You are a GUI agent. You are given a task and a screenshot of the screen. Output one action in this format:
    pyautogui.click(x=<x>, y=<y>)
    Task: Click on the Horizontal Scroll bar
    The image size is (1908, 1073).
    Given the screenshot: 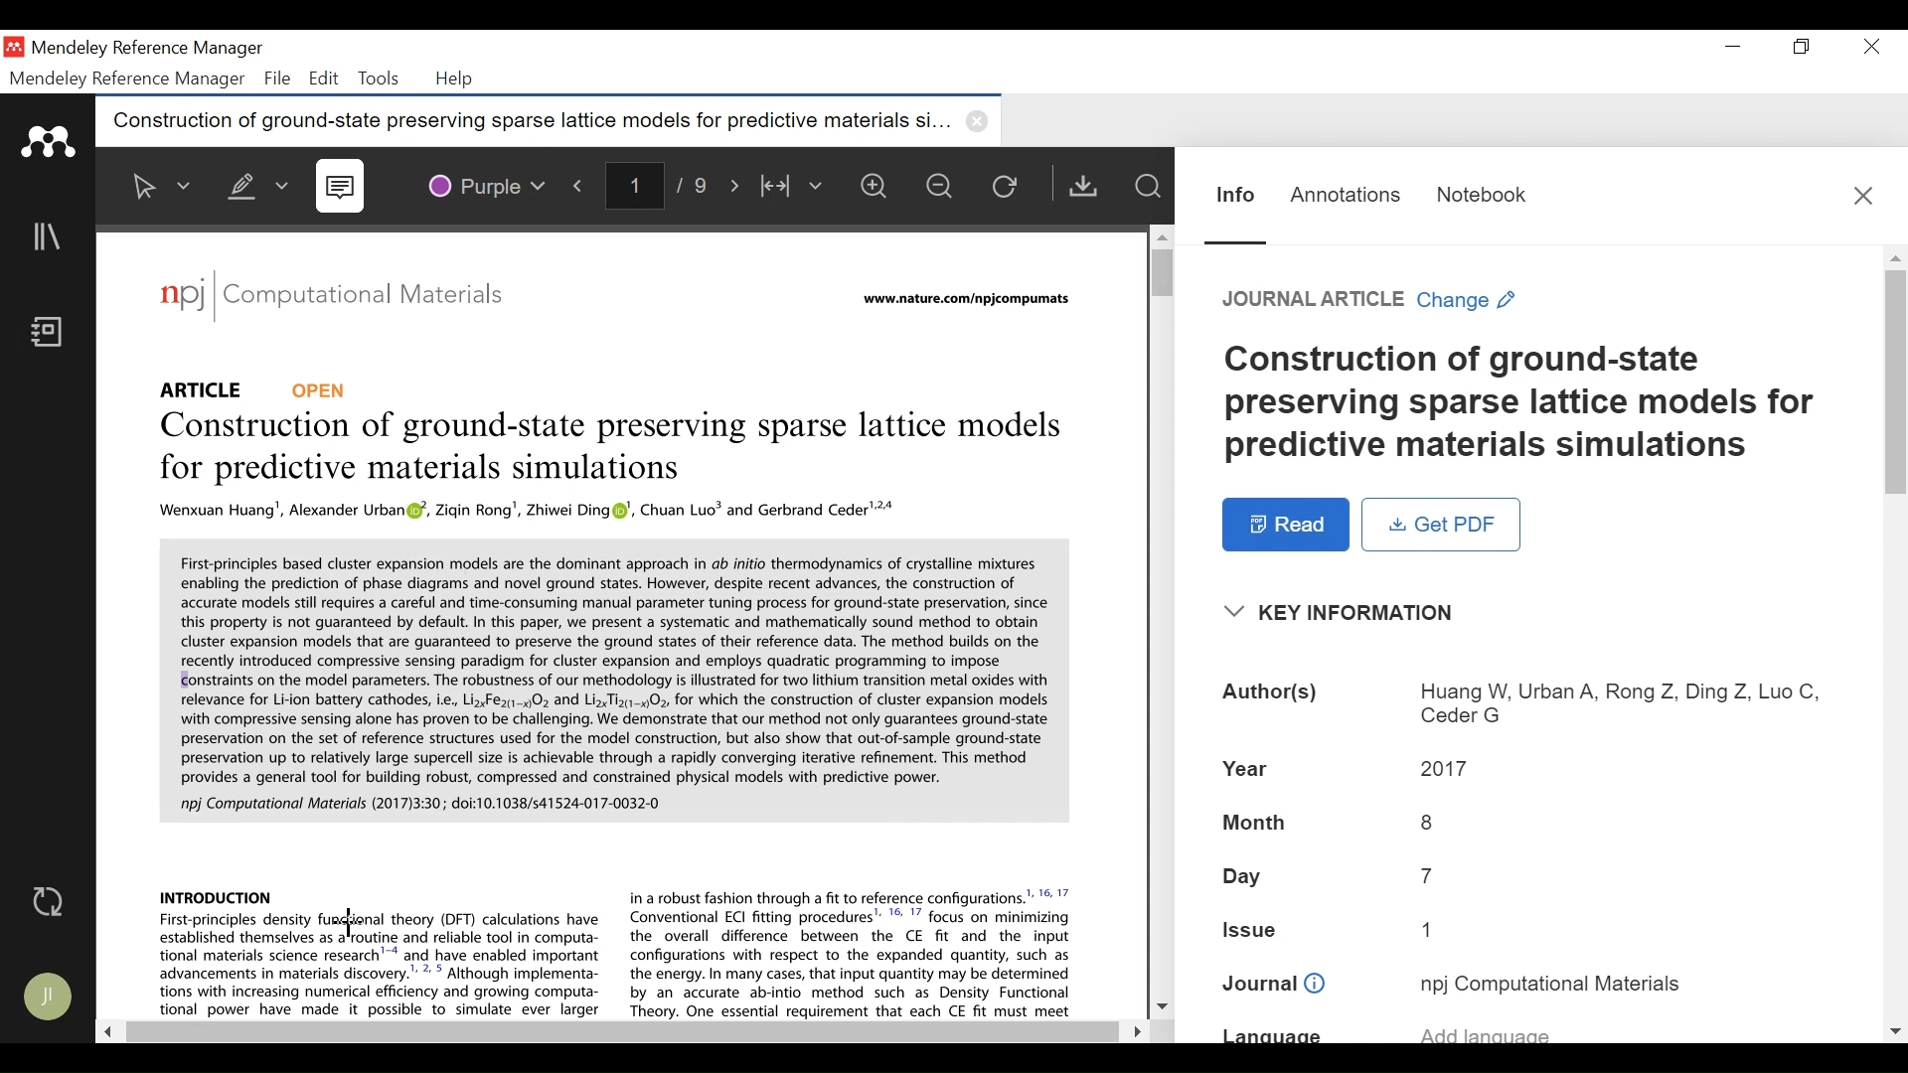 What is the action you would take?
    pyautogui.click(x=618, y=1032)
    